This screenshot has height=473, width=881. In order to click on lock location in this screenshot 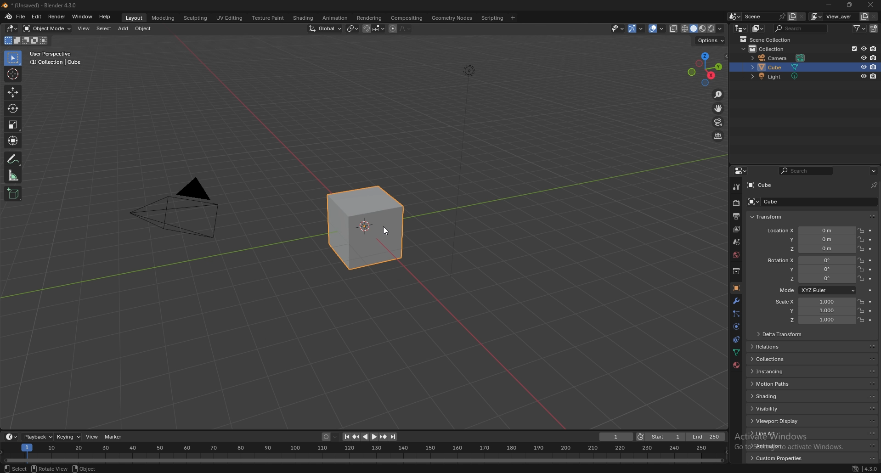, I will do `click(861, 302)`.